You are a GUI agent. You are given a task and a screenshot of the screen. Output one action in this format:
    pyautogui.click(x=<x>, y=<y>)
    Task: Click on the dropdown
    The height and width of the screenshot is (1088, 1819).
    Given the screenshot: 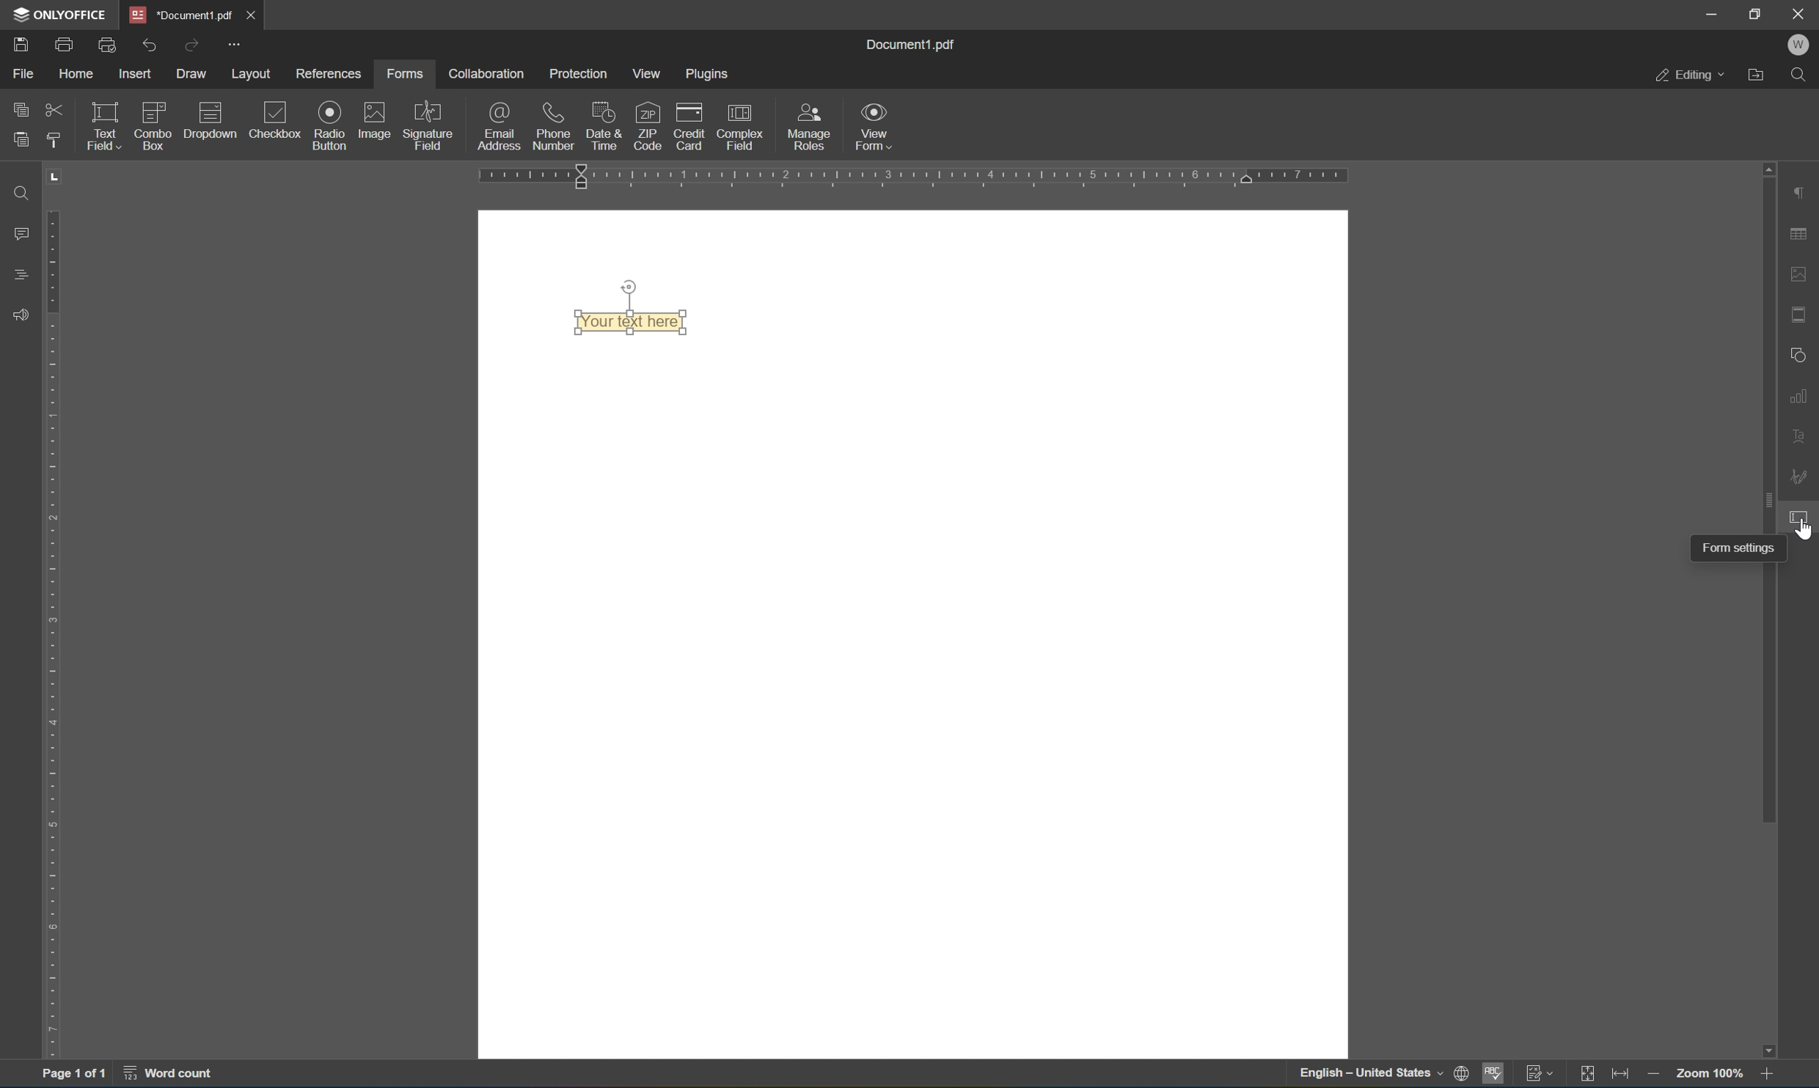 What is the action you would take?
    pyautogui.click(x=212, y=117)
    